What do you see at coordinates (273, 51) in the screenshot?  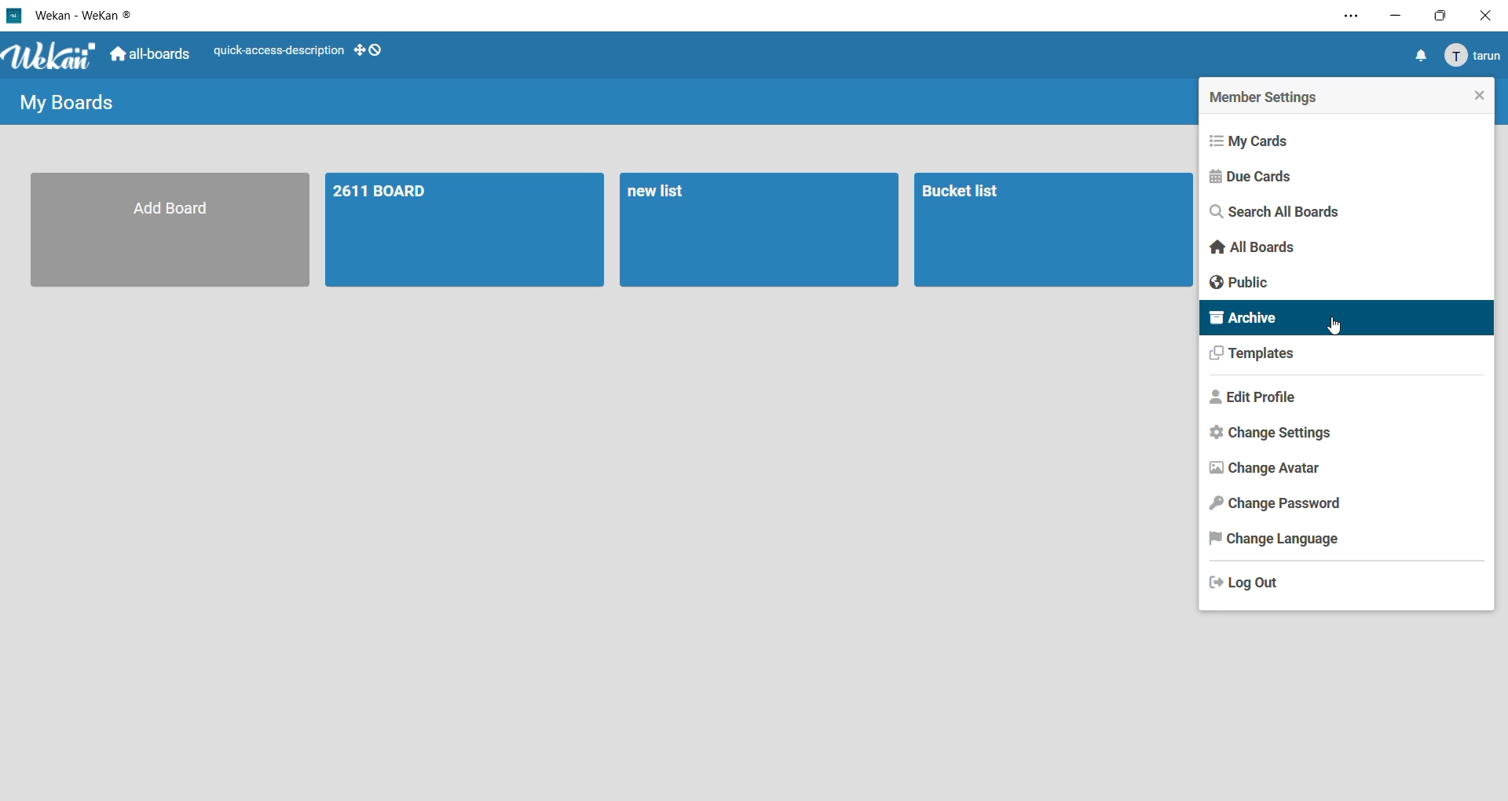 I see `quick access description` at bounding box center [273, 51].